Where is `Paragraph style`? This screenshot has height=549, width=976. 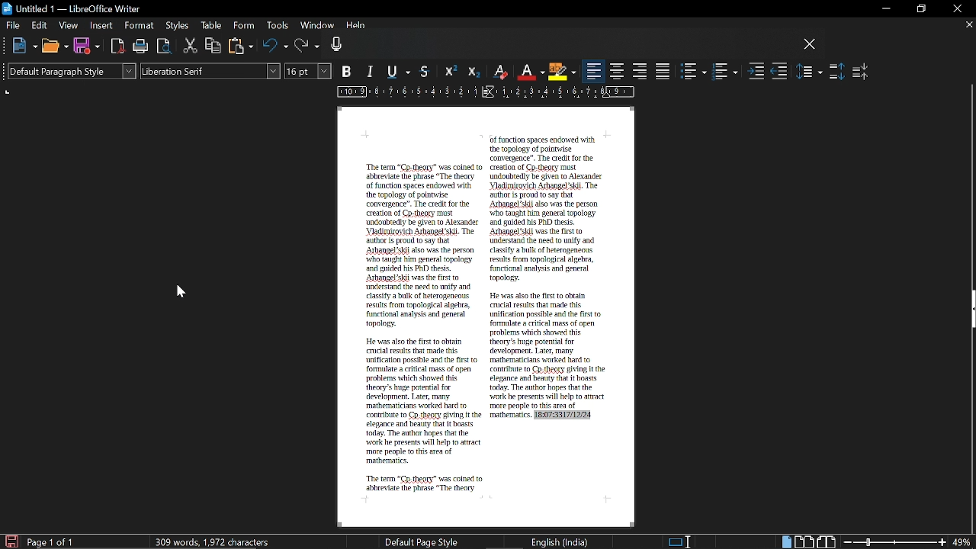 Paragraph style is located at coordinates (69, 71).